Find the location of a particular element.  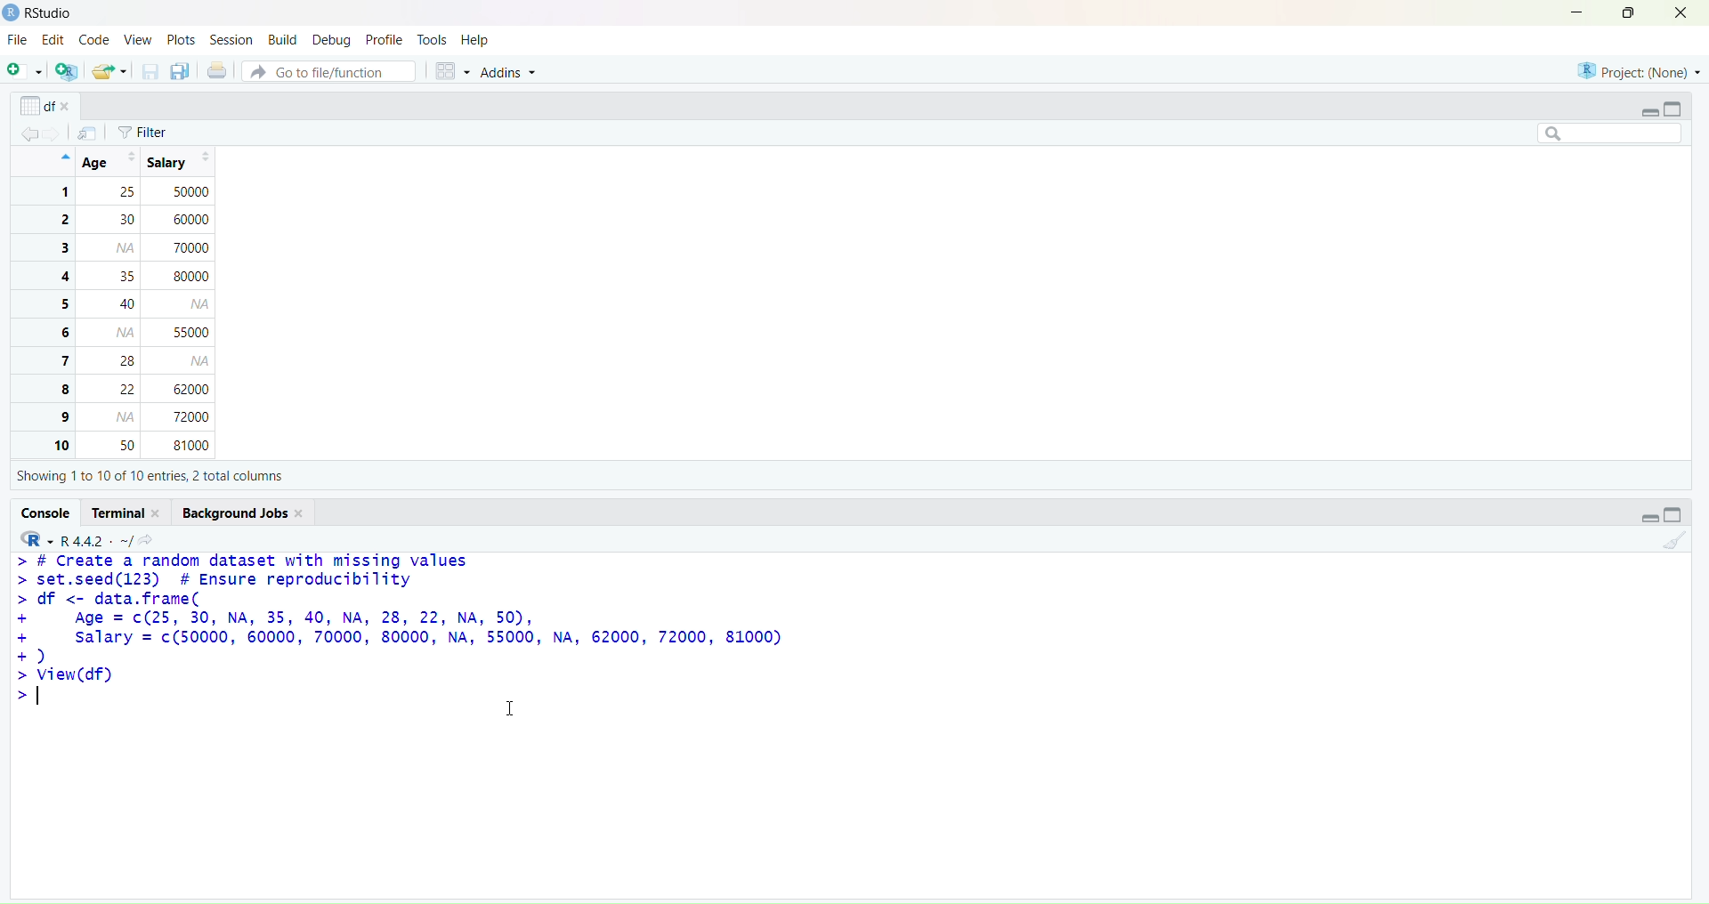

cursor is located at coordinates (511, 710).